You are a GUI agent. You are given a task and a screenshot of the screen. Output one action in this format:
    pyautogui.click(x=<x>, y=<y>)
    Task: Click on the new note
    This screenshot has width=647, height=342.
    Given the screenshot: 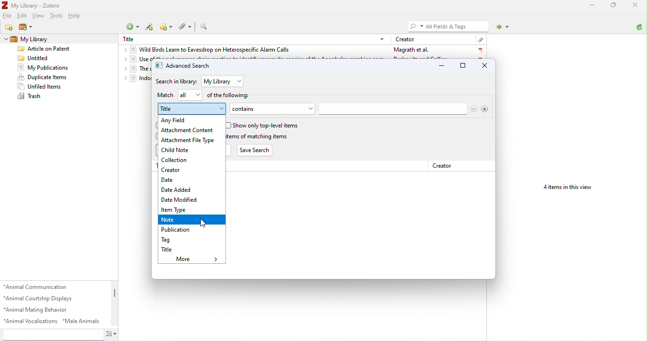 What is the action you would take?
    pyautogui.click(x=166, y=27)
    